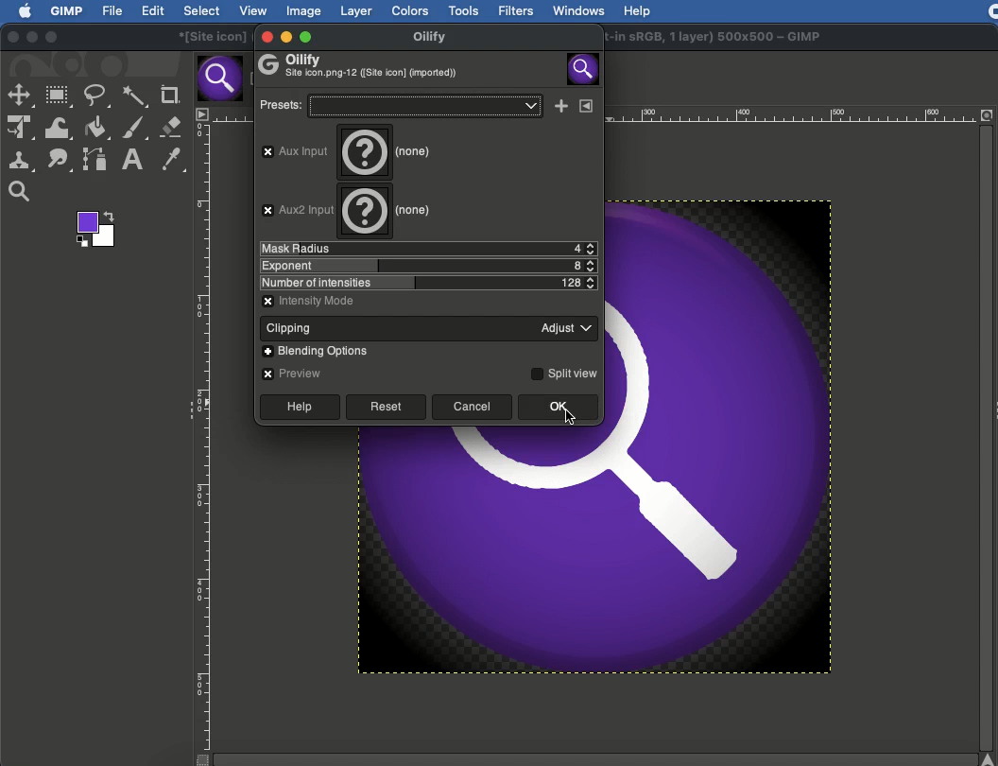  What do you see at coordinates (12, 36) in the screenshot?
I see `Close` at bounding box center [12, 36].